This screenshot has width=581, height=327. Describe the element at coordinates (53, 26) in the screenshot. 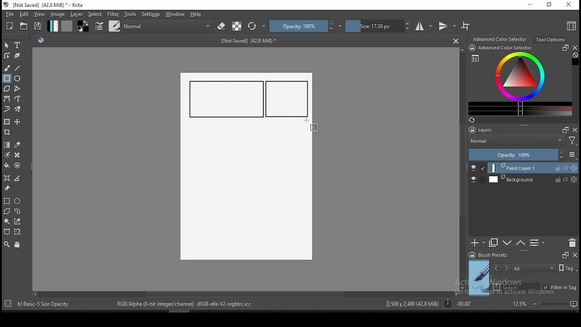

I see `gradient fill` at that location.